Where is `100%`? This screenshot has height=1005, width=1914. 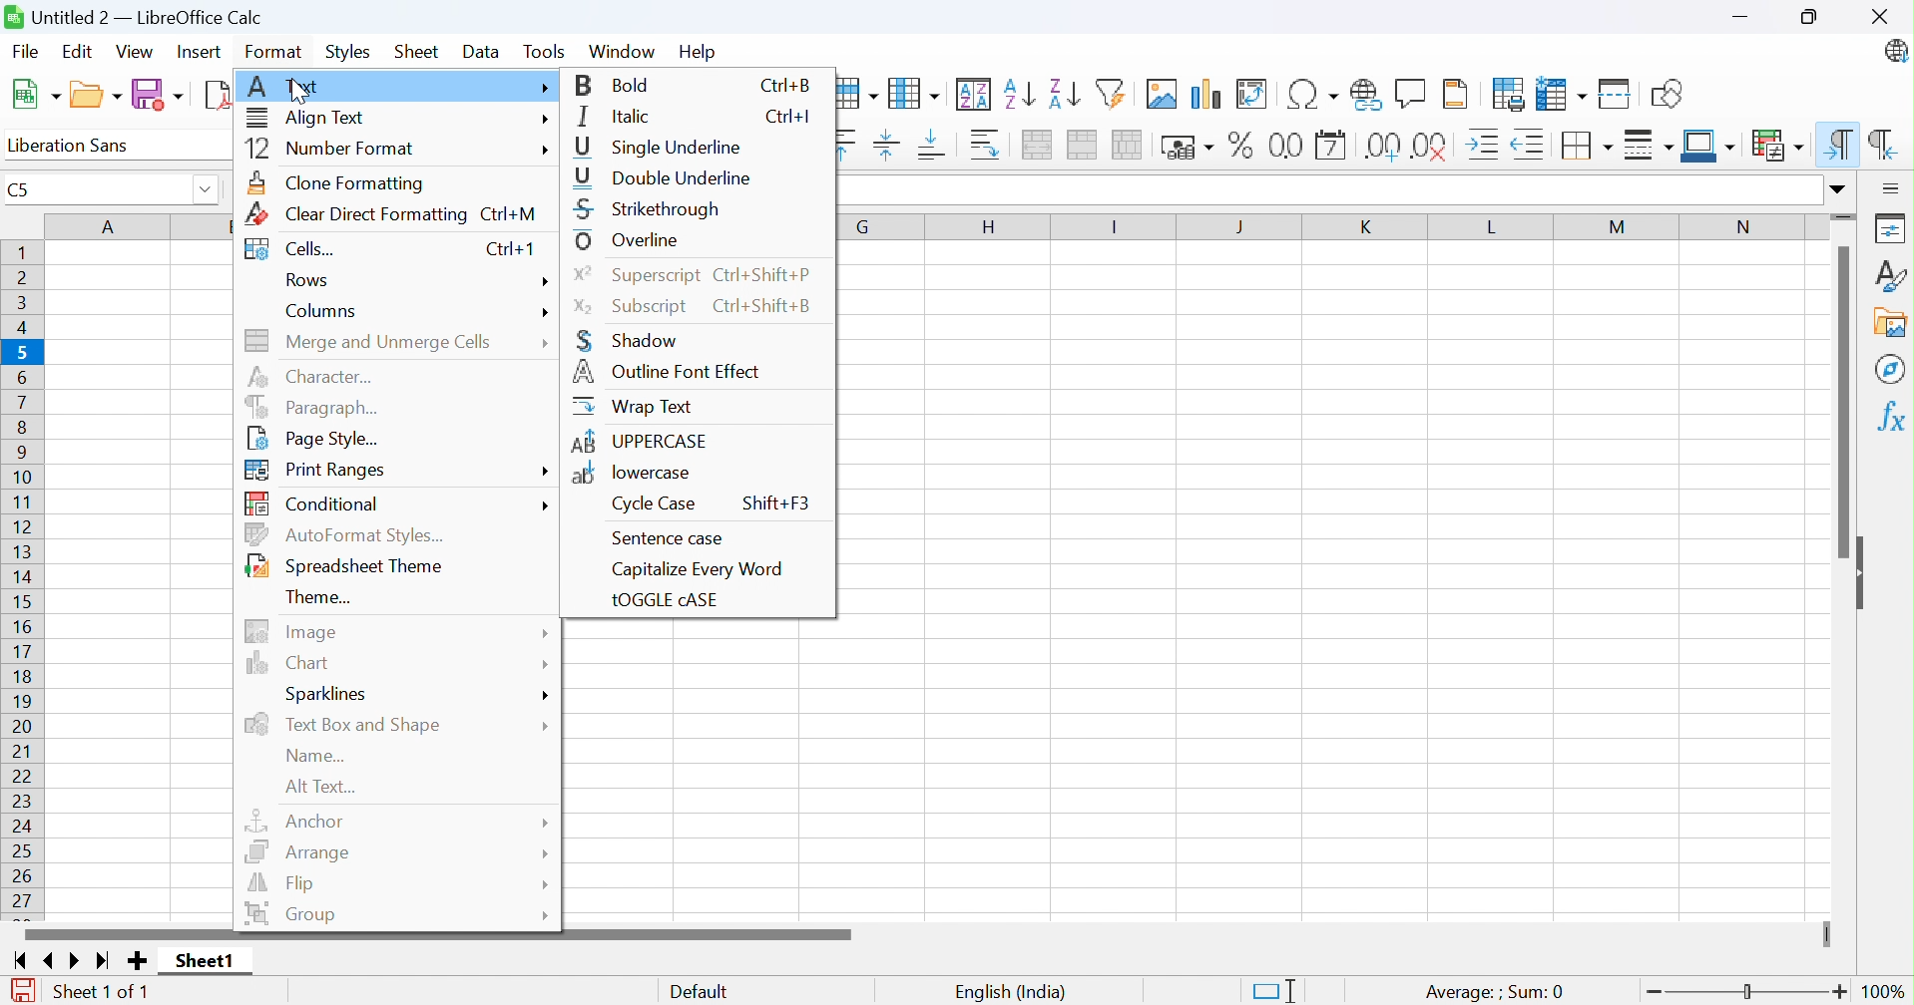 100% is located at coordinates (1885, 993).